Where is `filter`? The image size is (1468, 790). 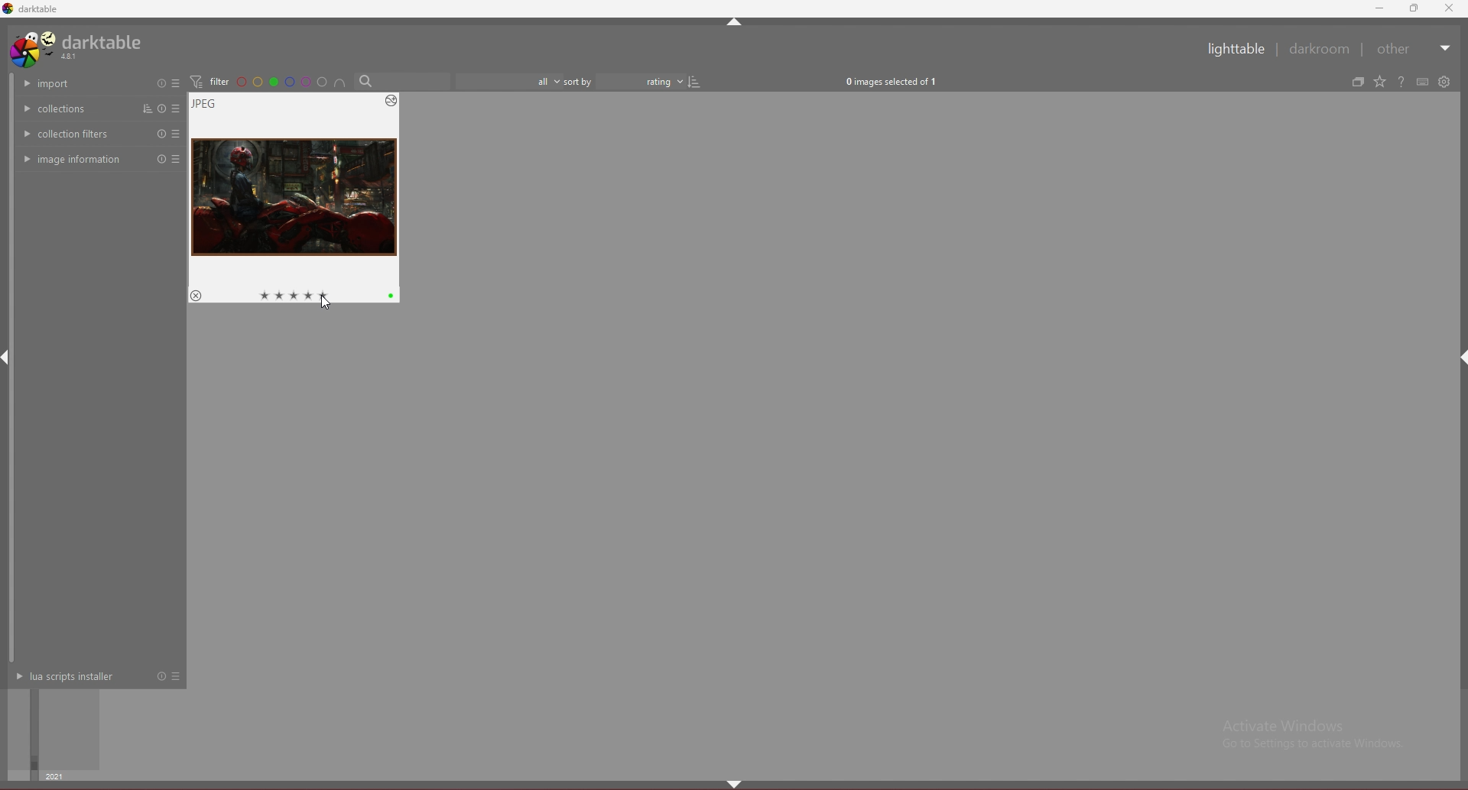 filter is located at coordinates (210, 83).